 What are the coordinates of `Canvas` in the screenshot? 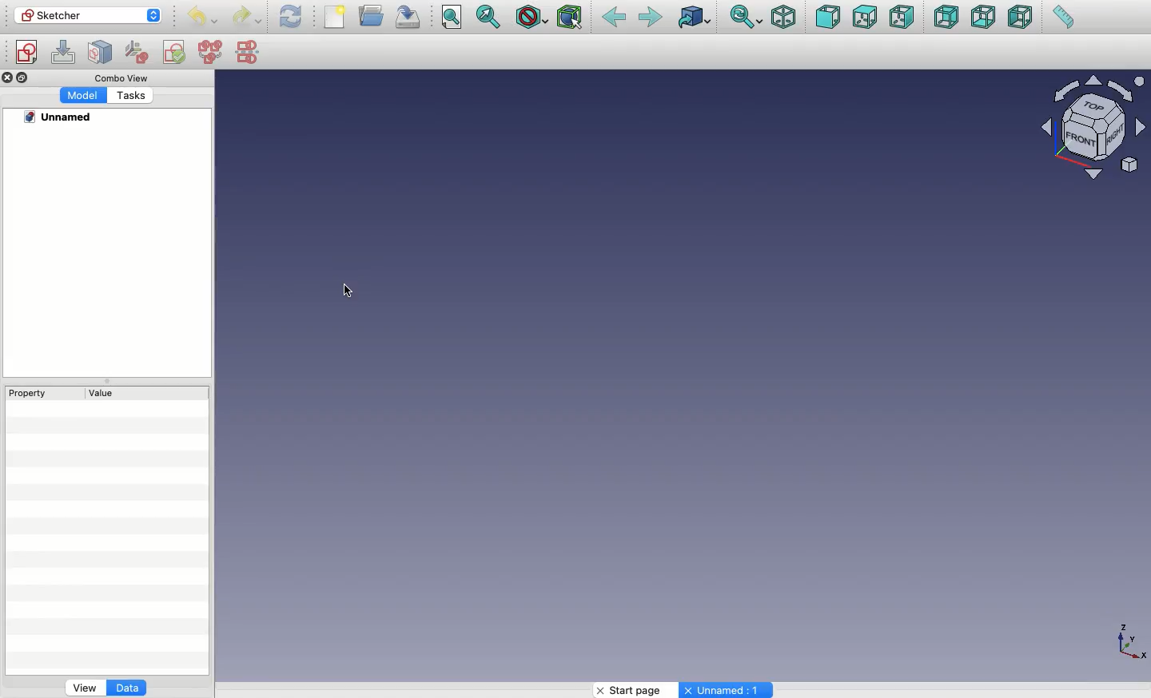 It's located at (592, 375).